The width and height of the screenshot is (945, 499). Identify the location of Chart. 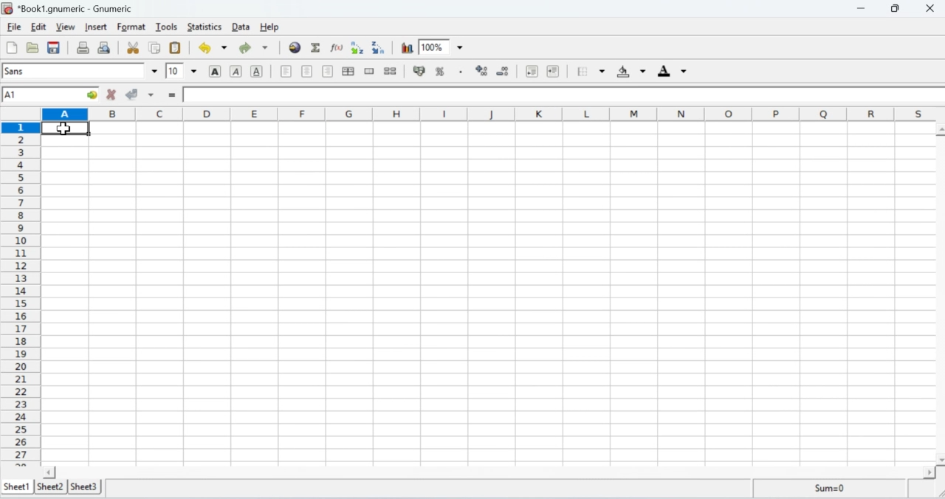
(405, 47).